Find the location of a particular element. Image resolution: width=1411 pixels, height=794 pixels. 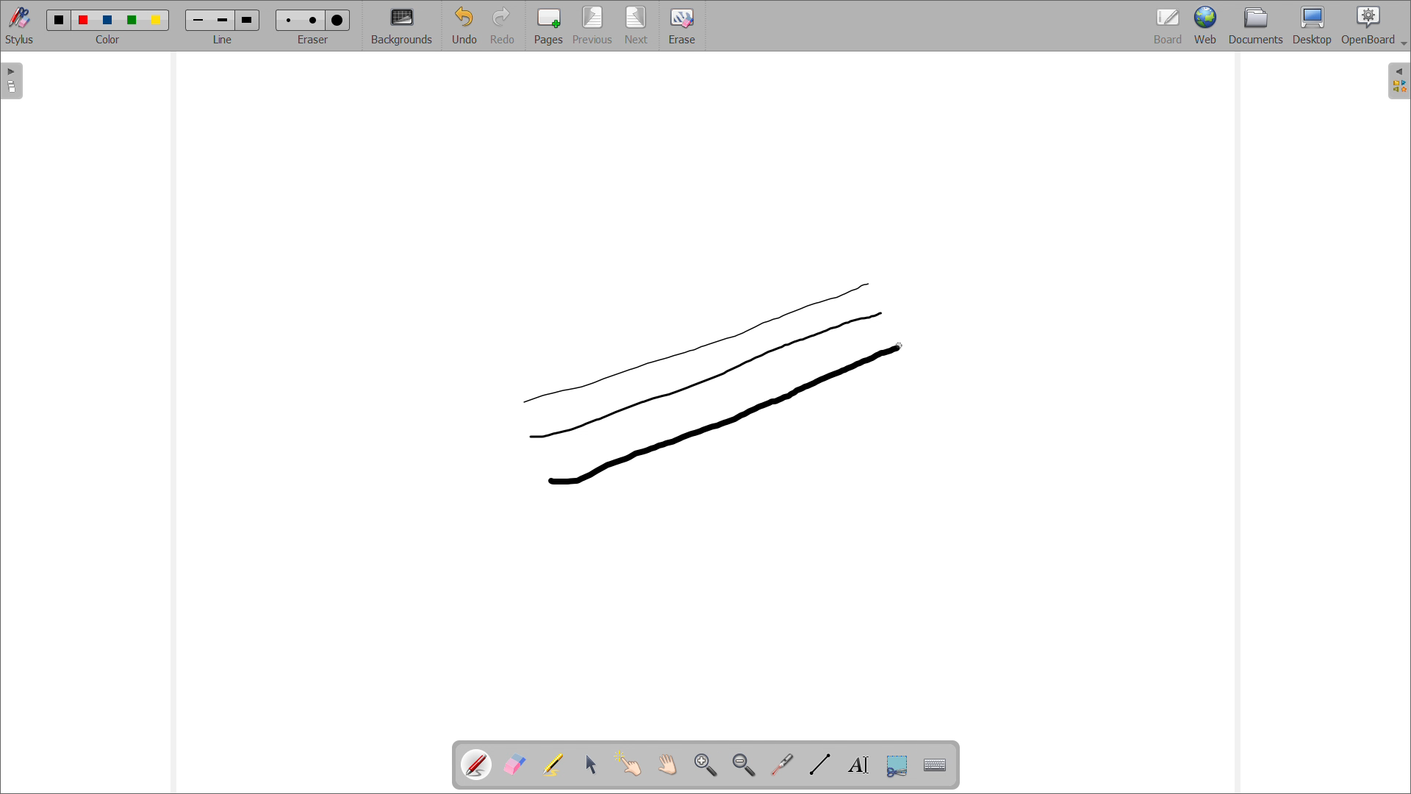

open pages view is located at coordinates (12, 81).